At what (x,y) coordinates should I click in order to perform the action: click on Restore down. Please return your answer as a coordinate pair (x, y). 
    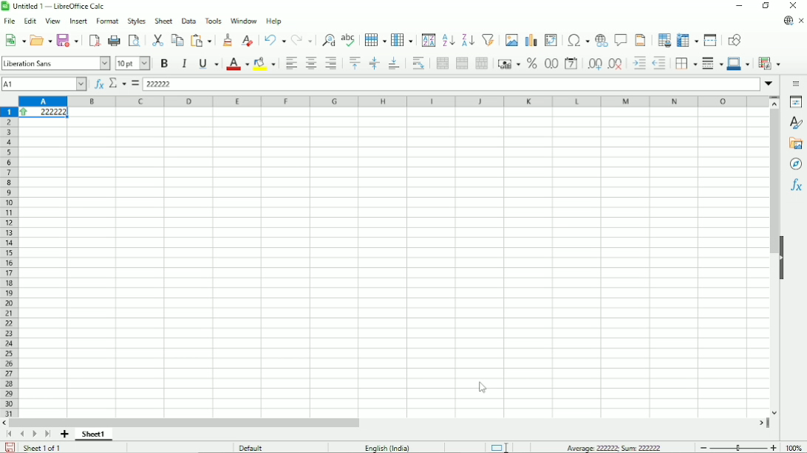
    Looking at the image, I should click on (765, 6).